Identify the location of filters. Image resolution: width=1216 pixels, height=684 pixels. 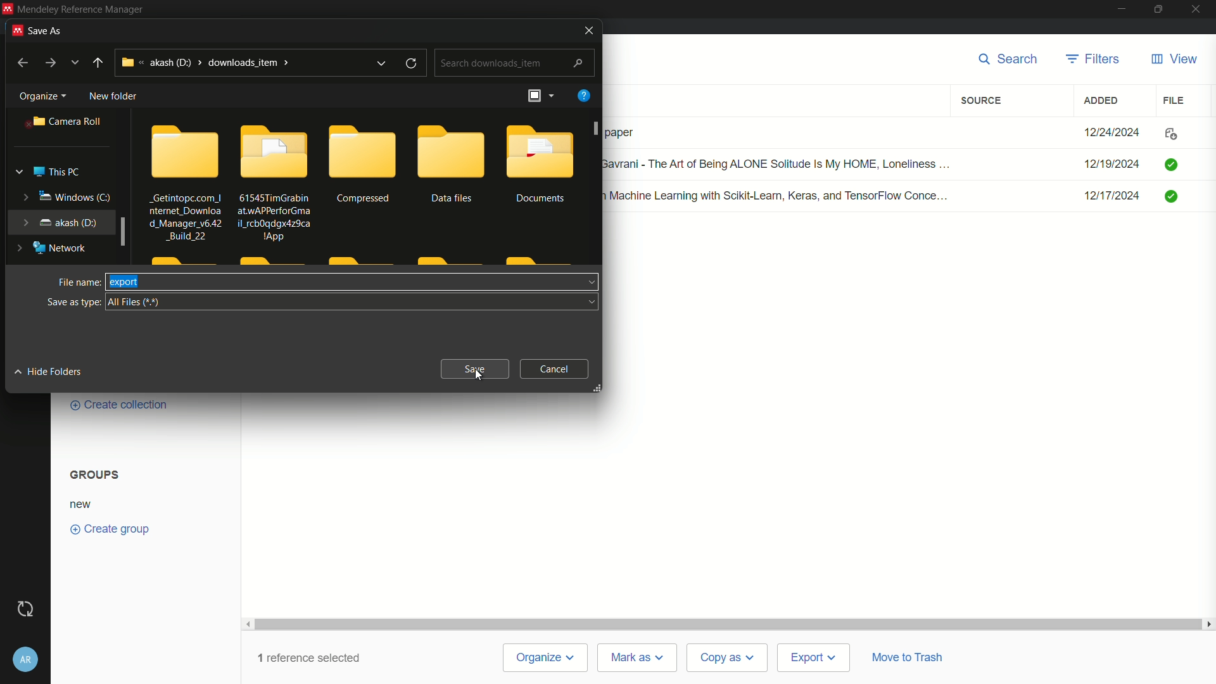
(1092, 60).